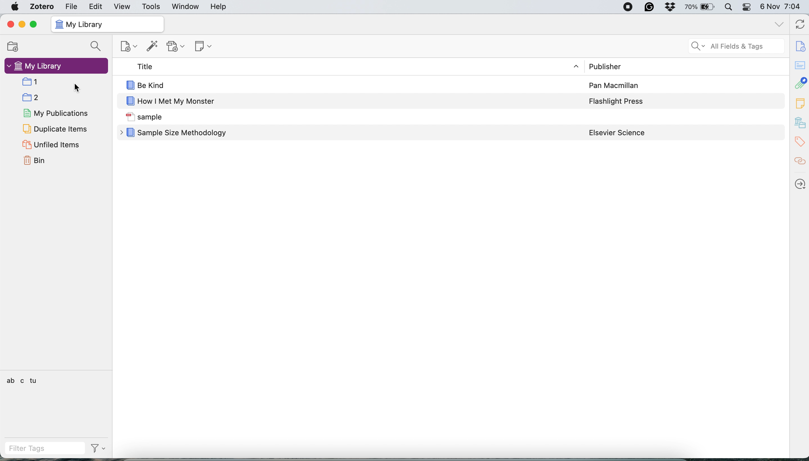 The image size is (809, 461). Describe the element at coordinates (185, 7) in the screenshot. I see `window` at that location.